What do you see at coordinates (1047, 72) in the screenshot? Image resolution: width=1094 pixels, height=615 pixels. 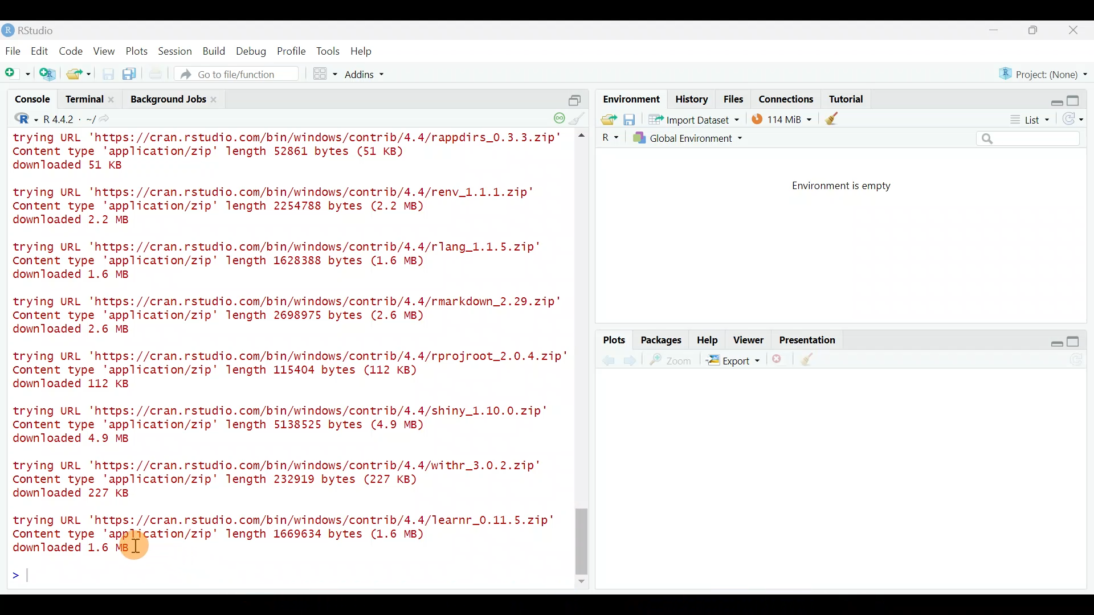 I see `Project (none)` at bounding box center [1047, 72].